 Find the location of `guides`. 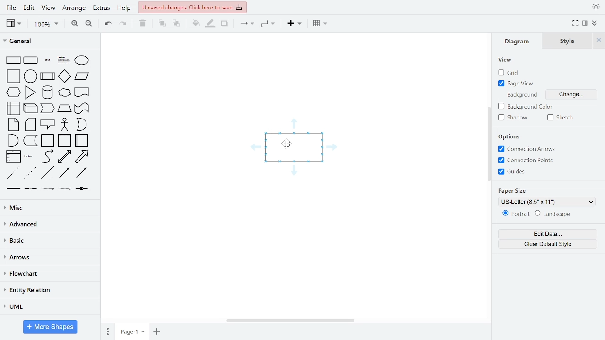

guides is located at coordinates (513, 171).